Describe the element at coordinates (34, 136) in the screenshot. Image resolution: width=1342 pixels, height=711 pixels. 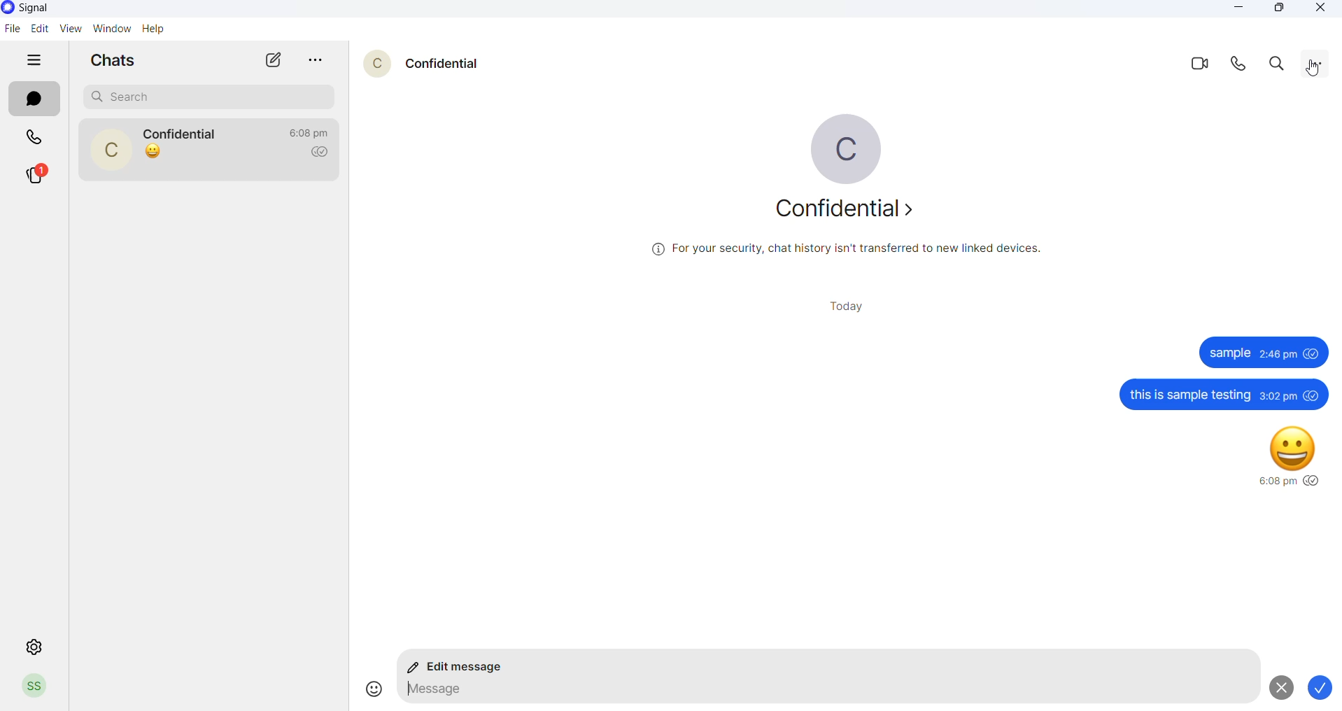
I see `calls` at that location.